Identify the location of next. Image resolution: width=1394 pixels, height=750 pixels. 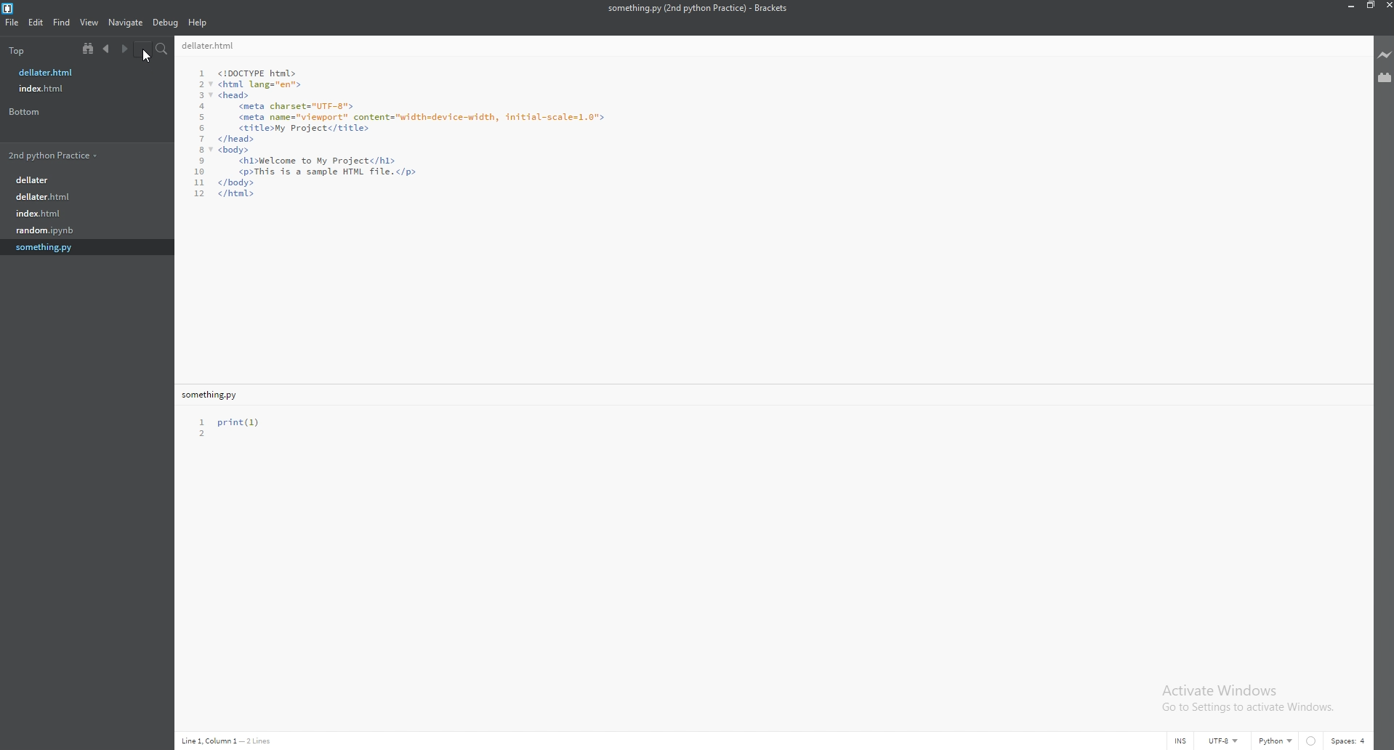
(123, 49).